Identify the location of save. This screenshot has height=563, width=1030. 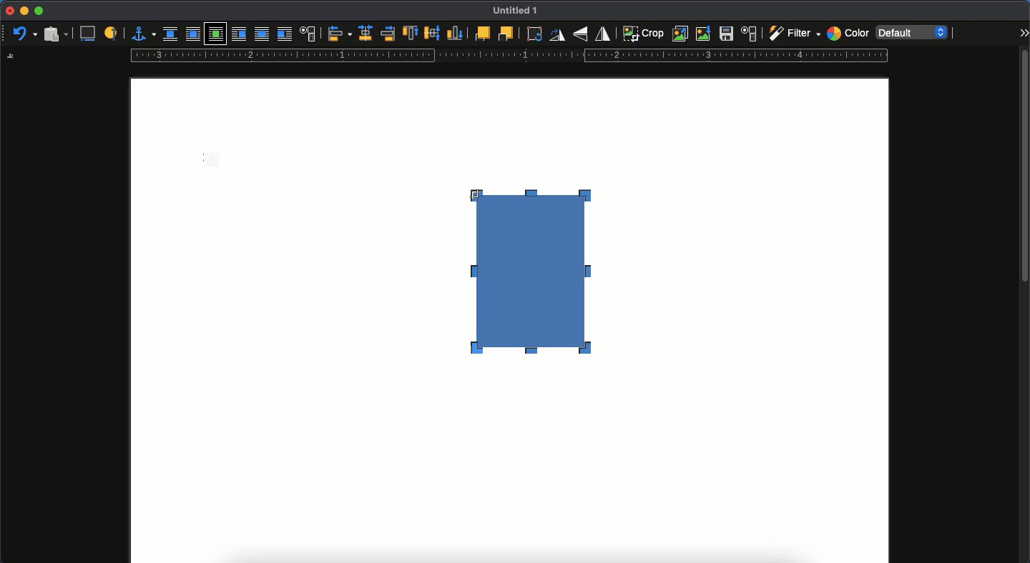
(727, 36).